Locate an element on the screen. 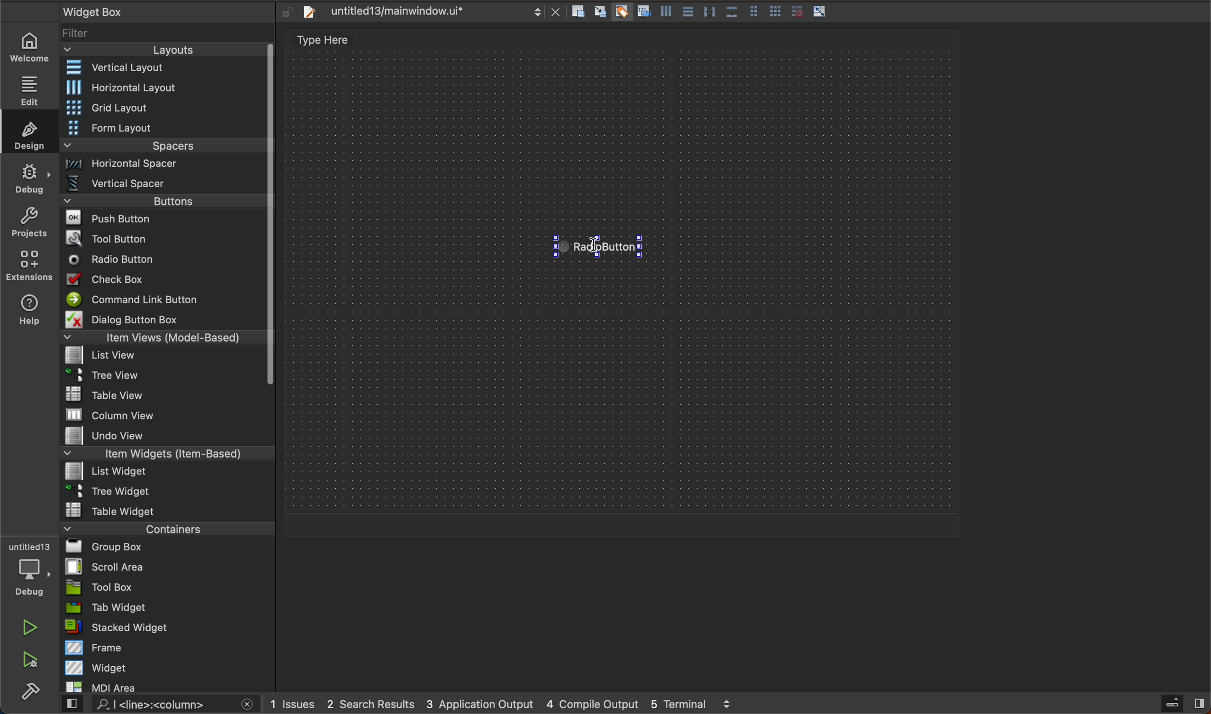 Image resolution: width=1211 pixels, height=714 pixels.  is located at coordinates (753, 13).